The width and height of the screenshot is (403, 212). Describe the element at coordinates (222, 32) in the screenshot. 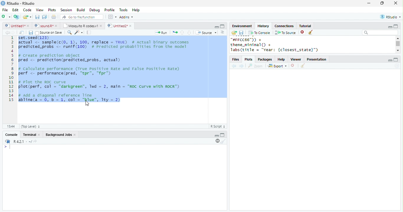

I see `options` at that location.